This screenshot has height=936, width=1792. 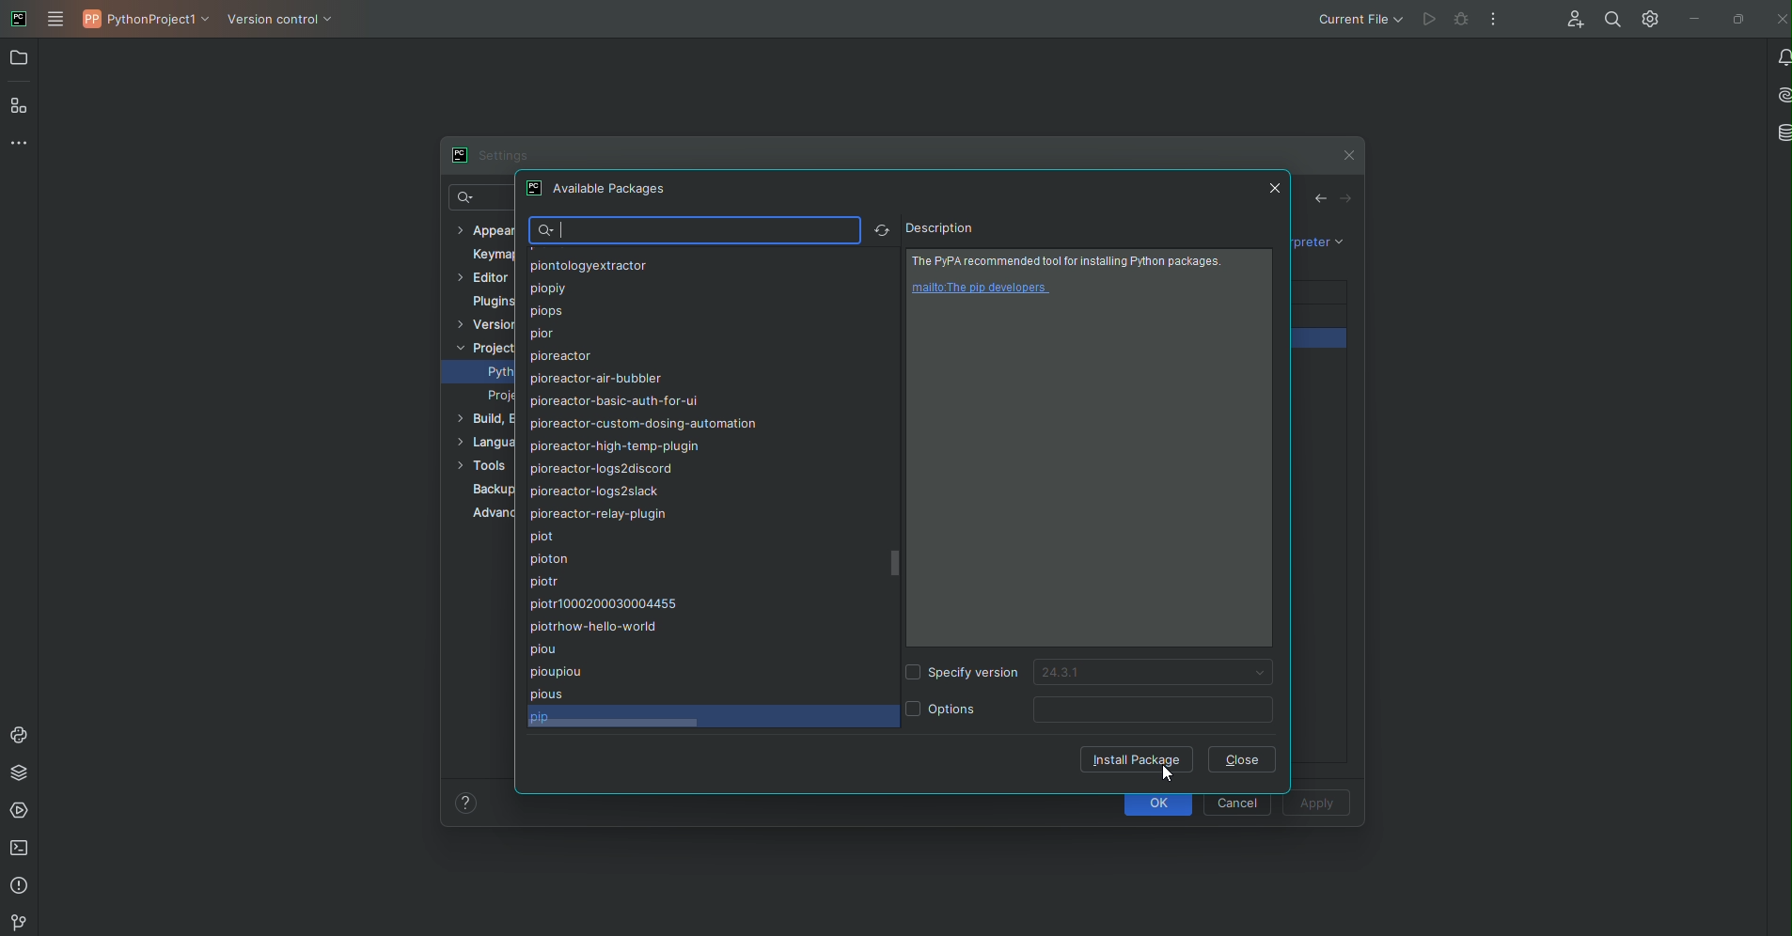 I want to click on Keymap, so click(x=494, y=253).